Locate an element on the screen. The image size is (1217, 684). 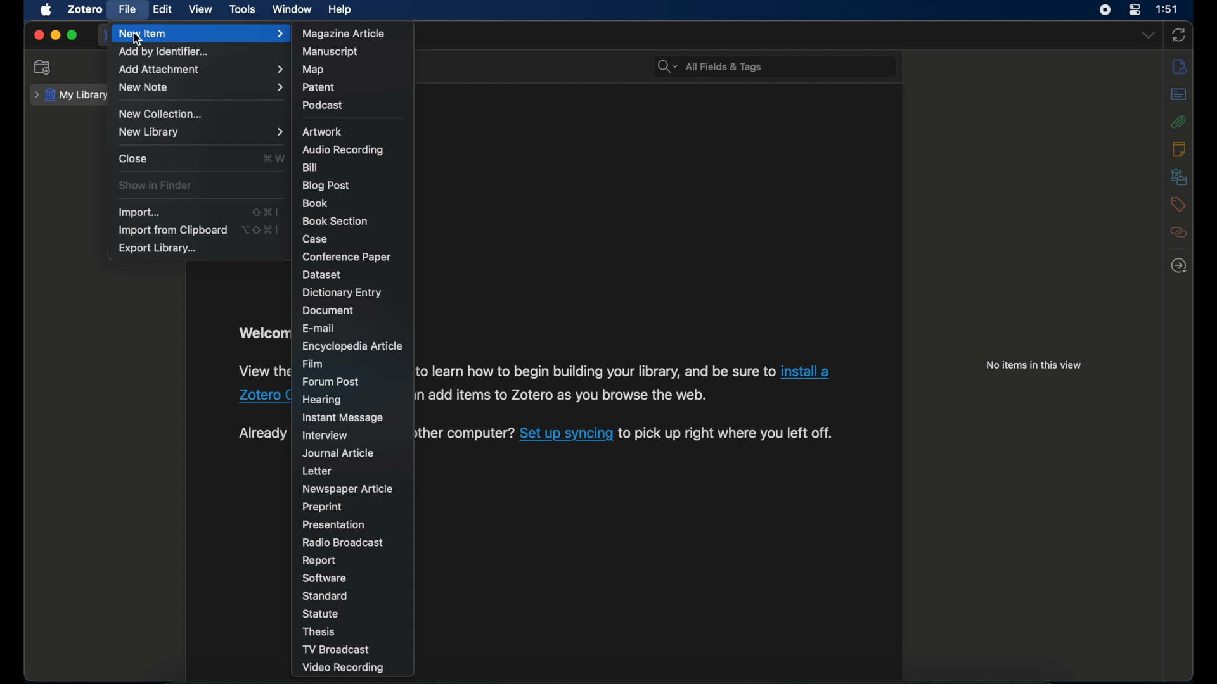
book is located at coordinates (316, 203).